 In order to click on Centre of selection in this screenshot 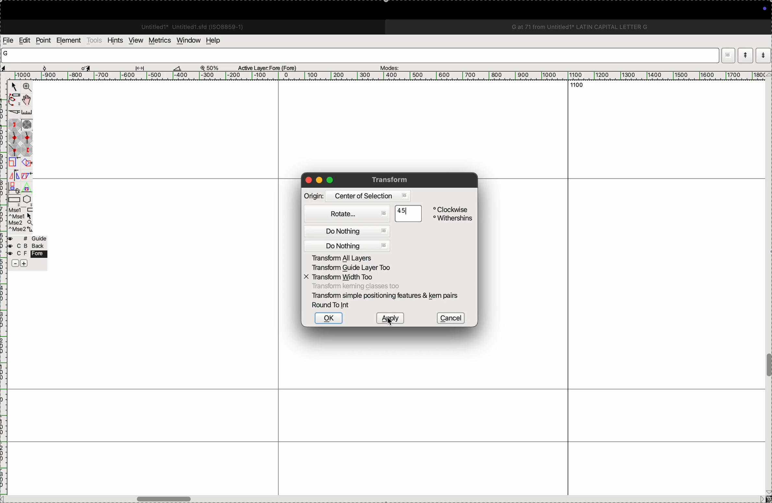, I will do `click(373, 197)`.